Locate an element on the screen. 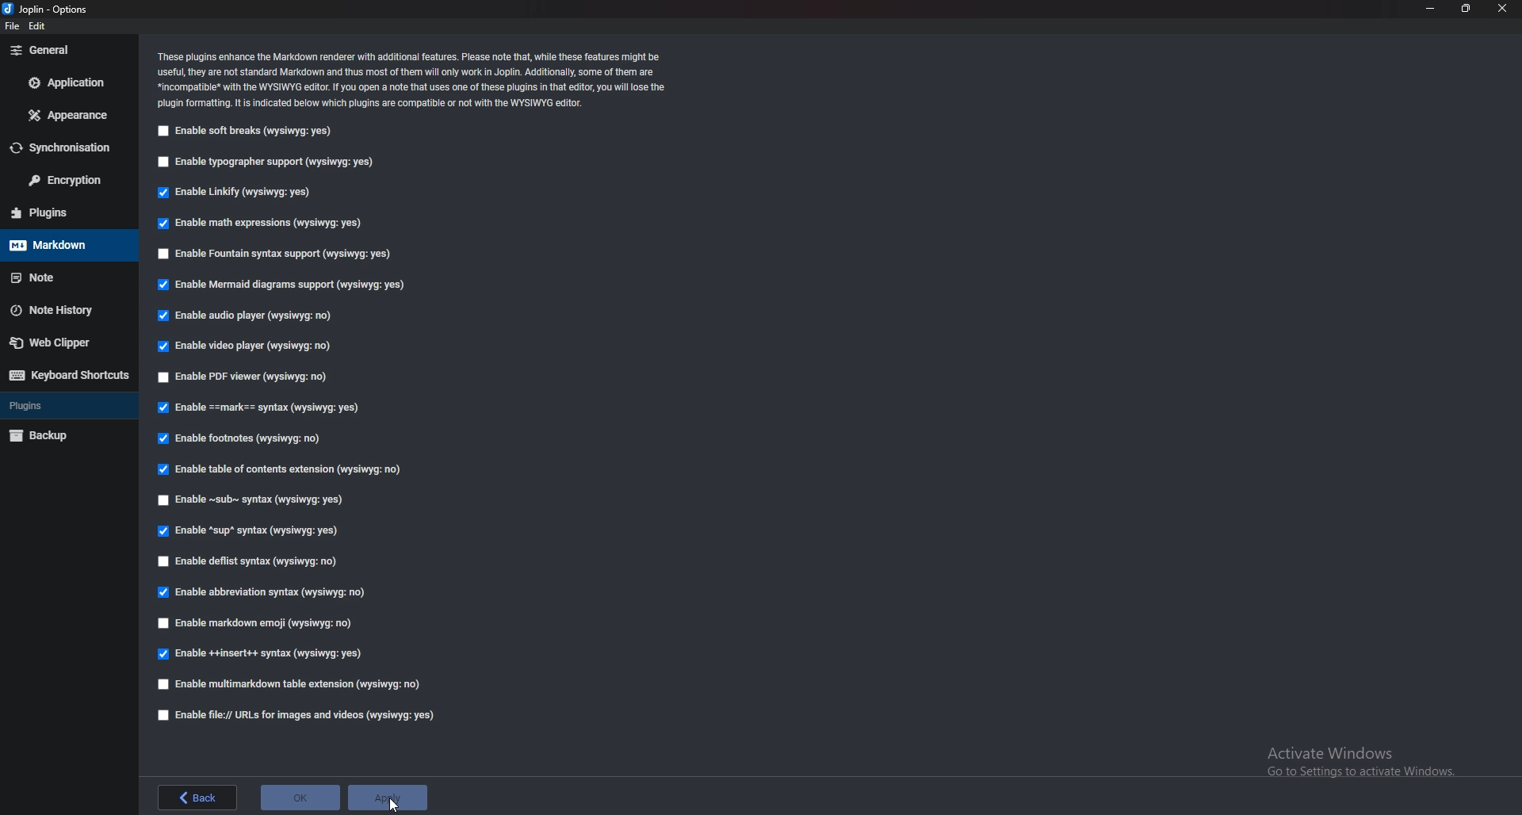 The width and height of the screenshot is (1522, 815). Enable typographer support is located at coordinates (273, 162).